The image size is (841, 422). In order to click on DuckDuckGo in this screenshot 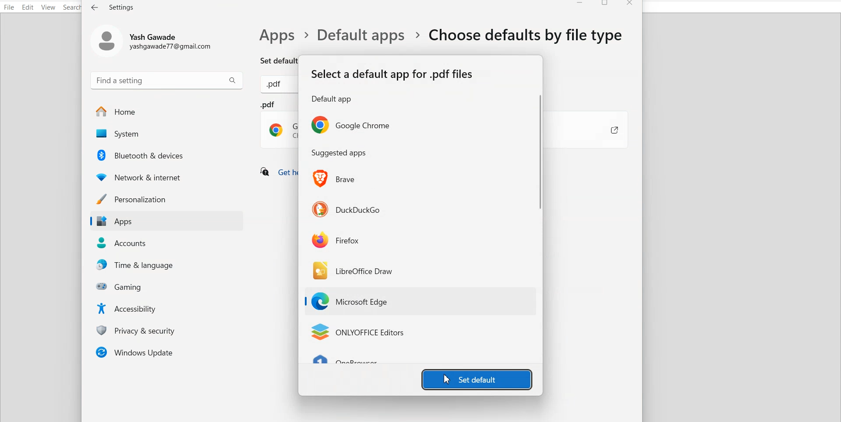, I will do `click(347, 208)`.